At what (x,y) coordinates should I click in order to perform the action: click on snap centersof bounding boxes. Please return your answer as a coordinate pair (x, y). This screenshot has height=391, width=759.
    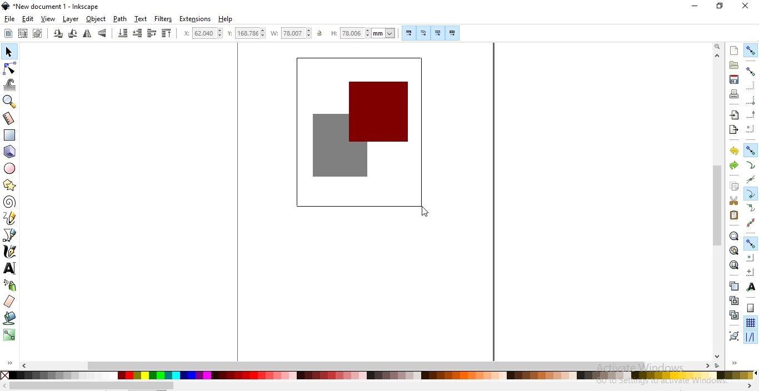
    Looking at the image, I should click on (750, 129).